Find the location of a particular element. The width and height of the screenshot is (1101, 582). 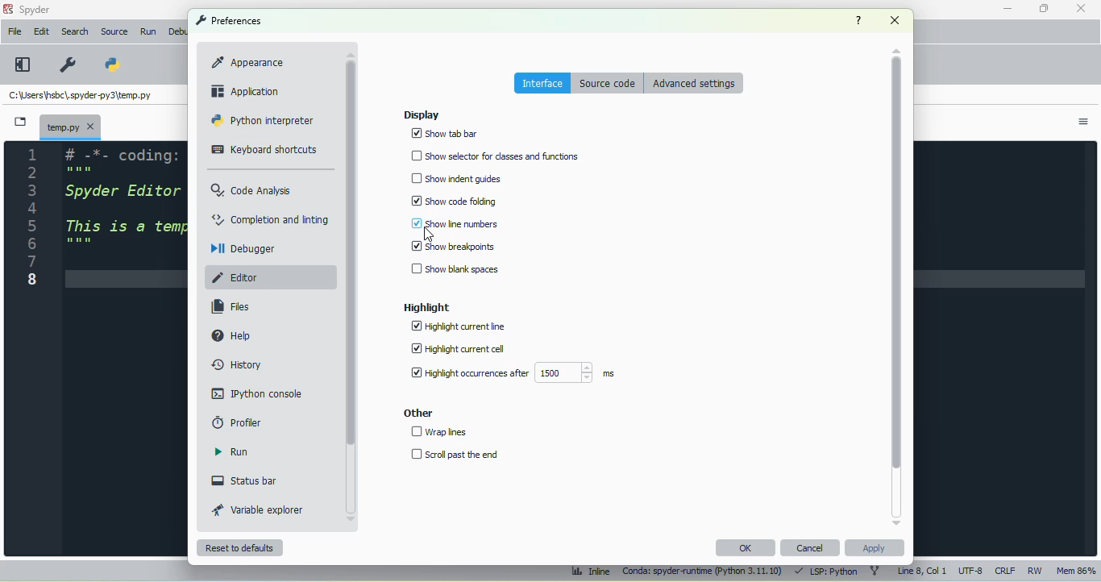

preferences  is located at coordinates (66, 64).